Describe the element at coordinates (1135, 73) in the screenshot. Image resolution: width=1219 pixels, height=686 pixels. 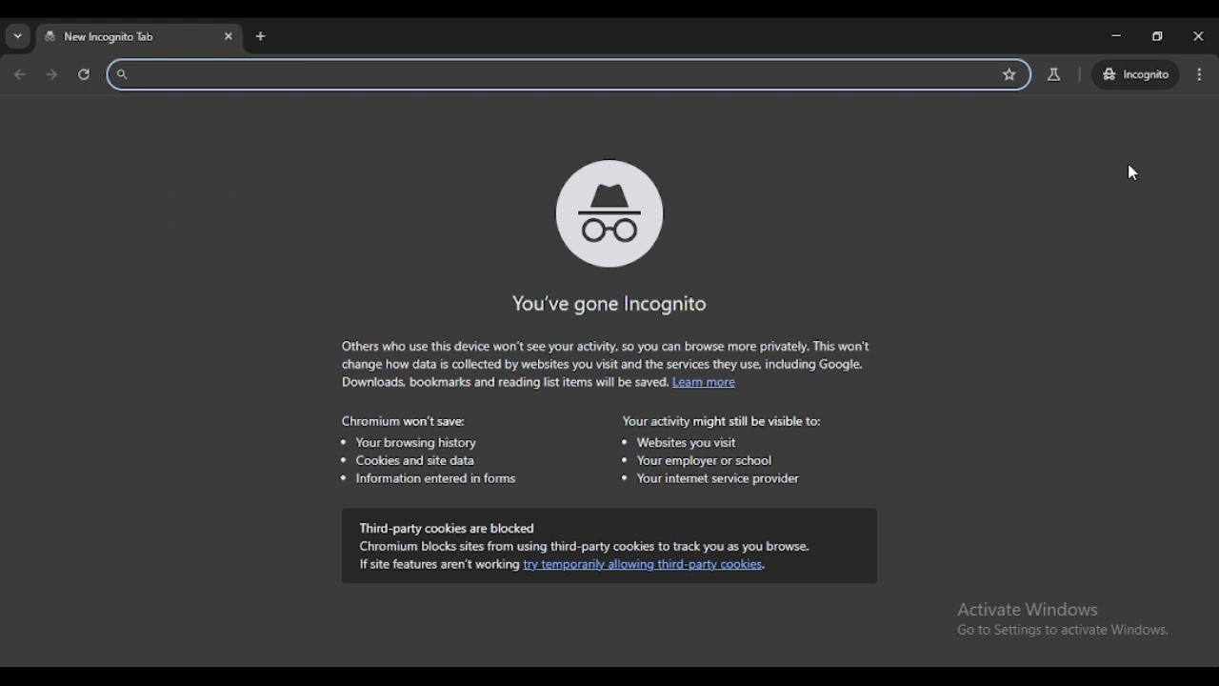
I see `incognito` at that location.